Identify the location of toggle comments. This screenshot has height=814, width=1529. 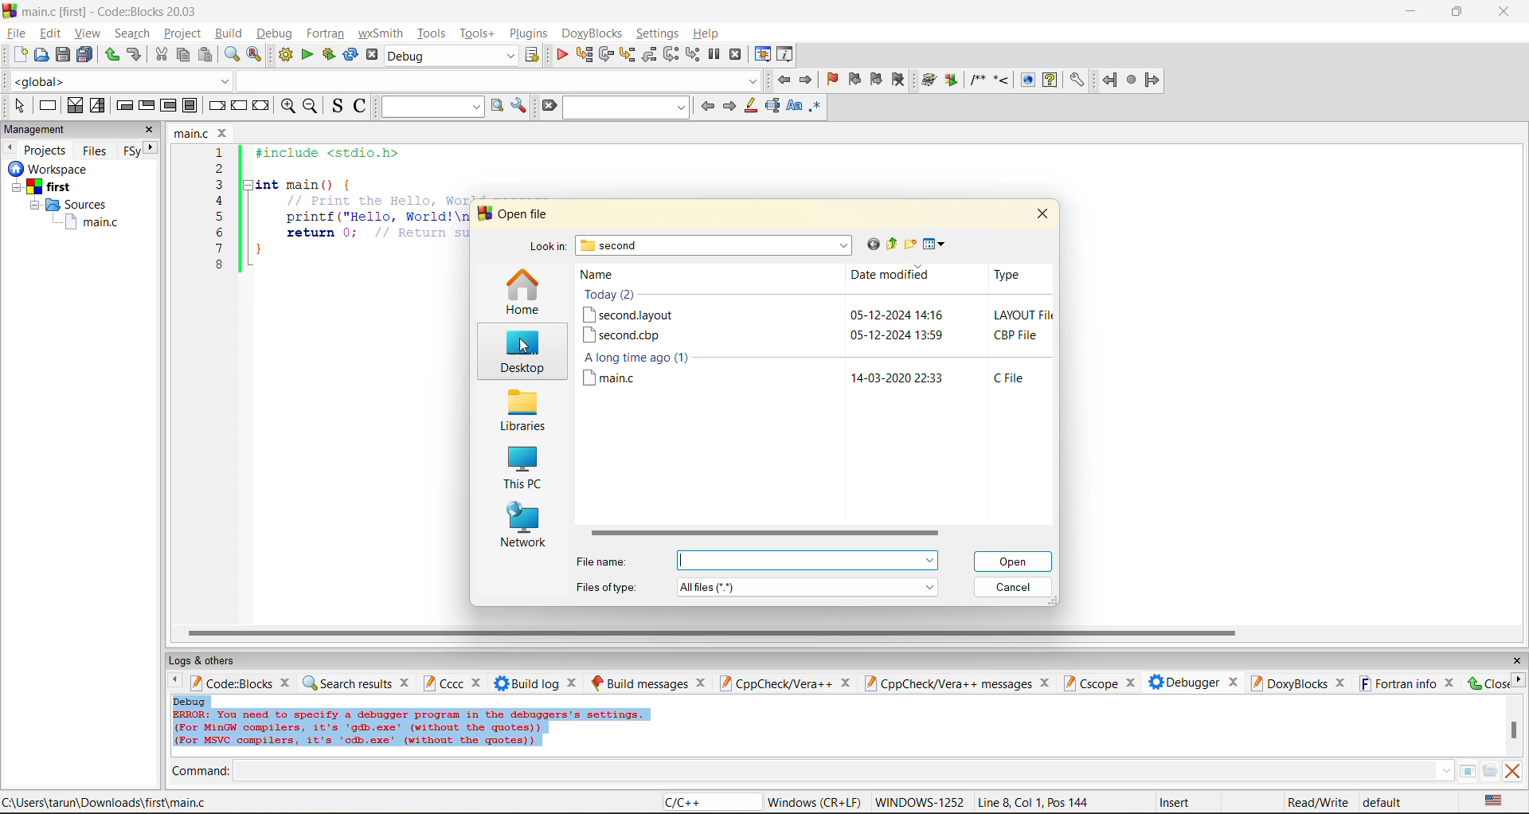
(362, 105).